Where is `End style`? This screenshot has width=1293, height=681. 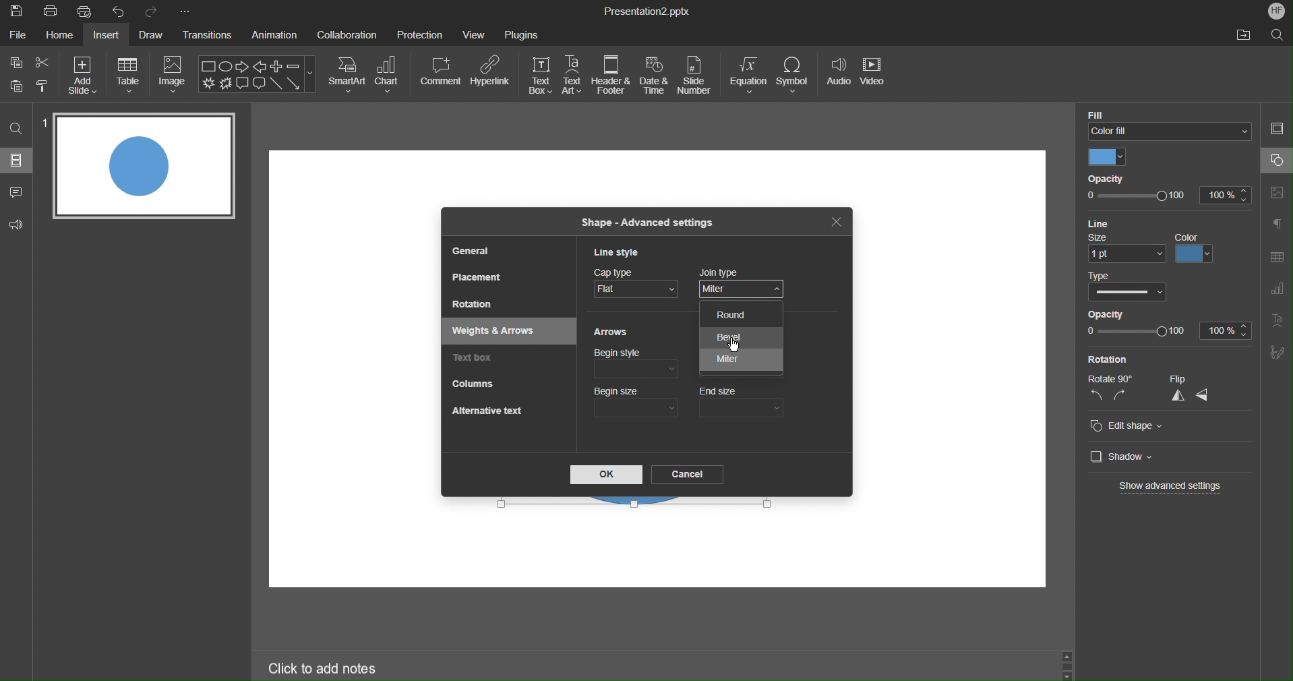 End style is located at coordinates (743, 363).